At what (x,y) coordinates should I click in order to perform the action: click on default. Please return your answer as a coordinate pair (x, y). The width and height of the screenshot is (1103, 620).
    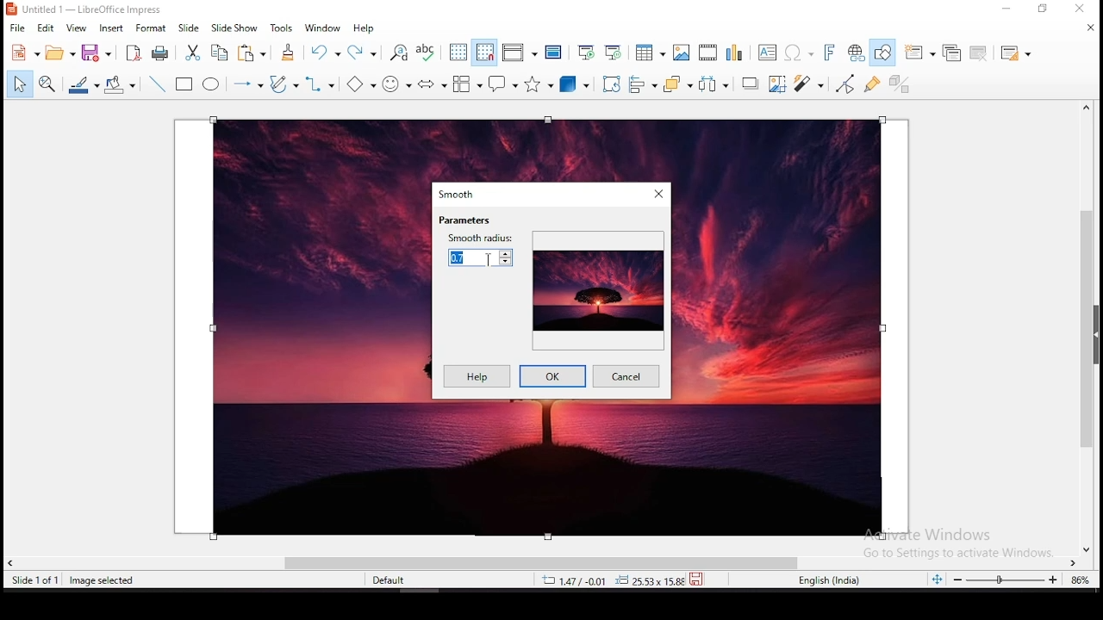
    Looking at the image, I should click on (394, 583).